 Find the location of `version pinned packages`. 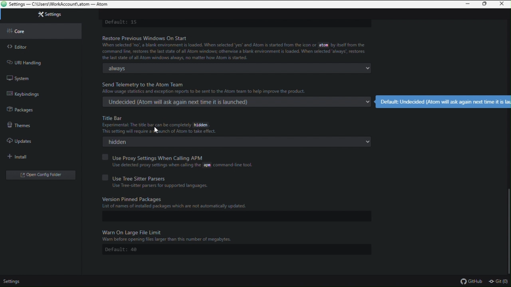

version pinned packages is located at coordinates (233, 205).